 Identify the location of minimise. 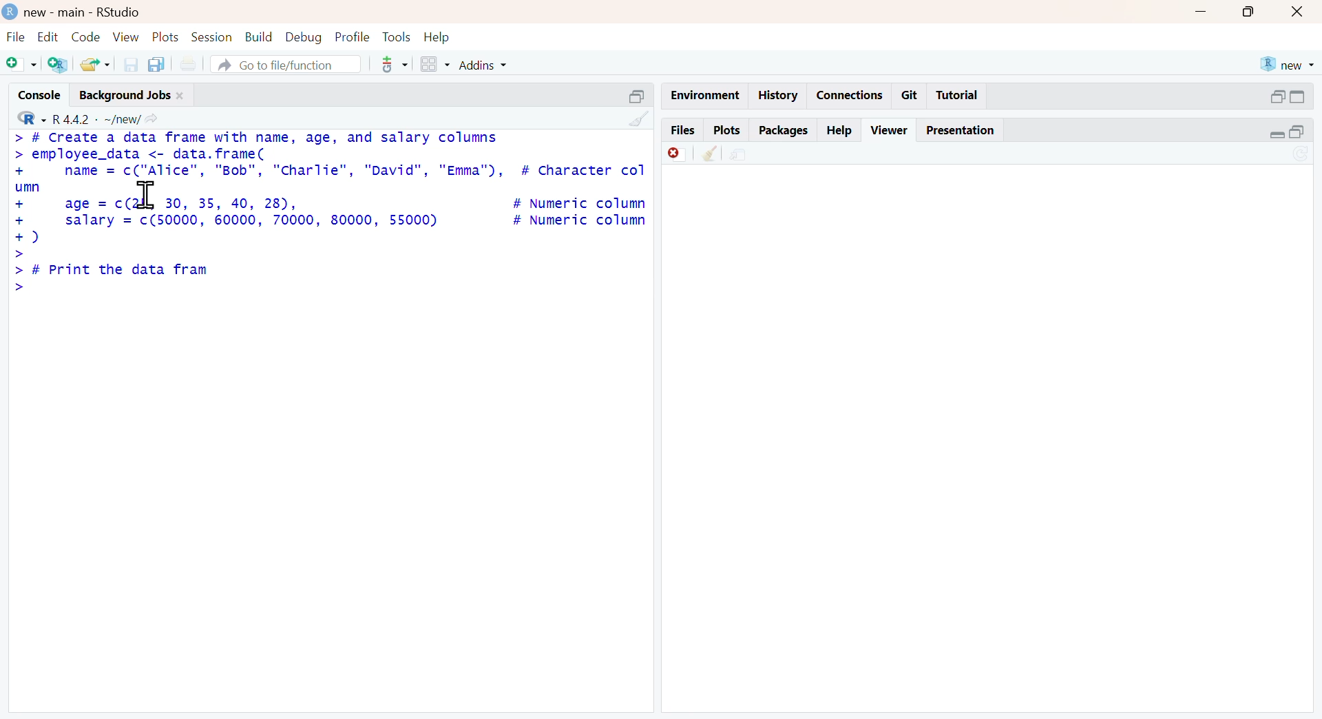
(1286, 132).